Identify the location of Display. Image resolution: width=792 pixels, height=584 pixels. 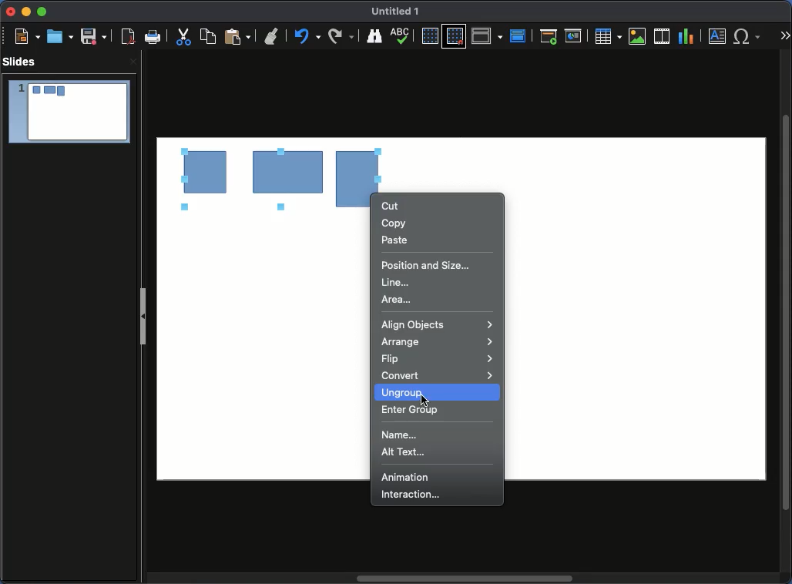
(404, 37).